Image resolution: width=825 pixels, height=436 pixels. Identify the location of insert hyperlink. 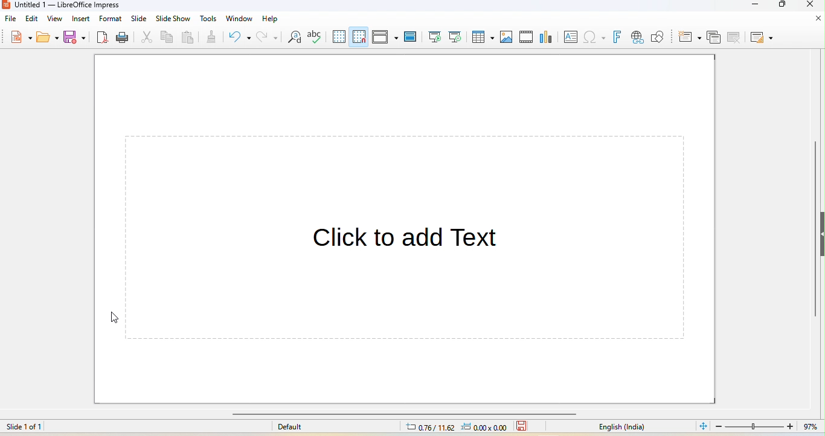
(637, 37).